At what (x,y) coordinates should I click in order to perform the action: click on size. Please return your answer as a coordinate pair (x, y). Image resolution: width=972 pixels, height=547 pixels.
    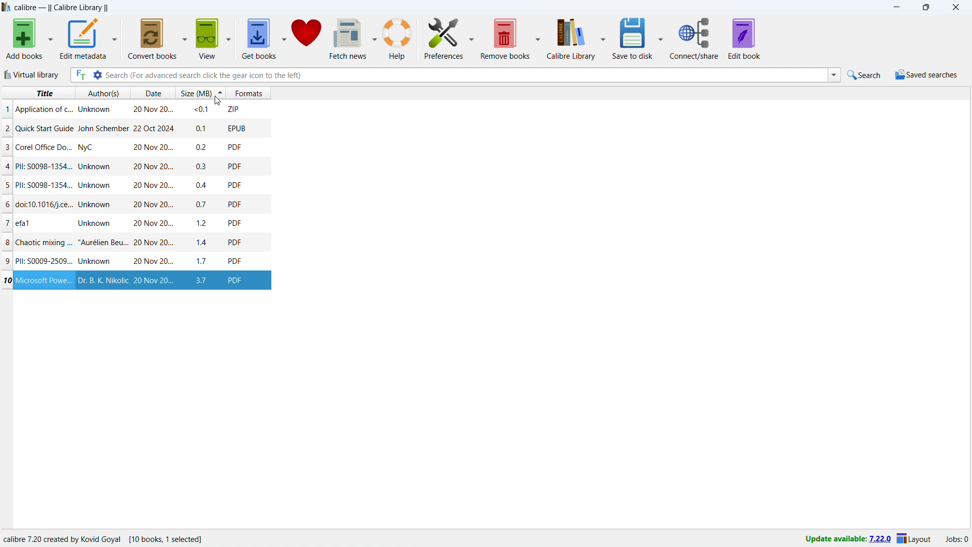
    Looking at the image, I should click on (204, 260).